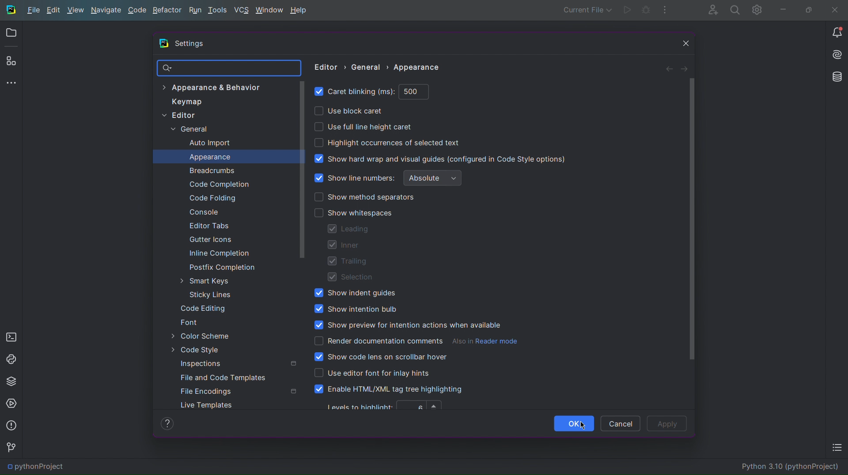 The image size is (848, 475). What do you see at coordinates (206, 241) in the screenshot?
I see `Gutter Icons` at bounding box center [206, 241].